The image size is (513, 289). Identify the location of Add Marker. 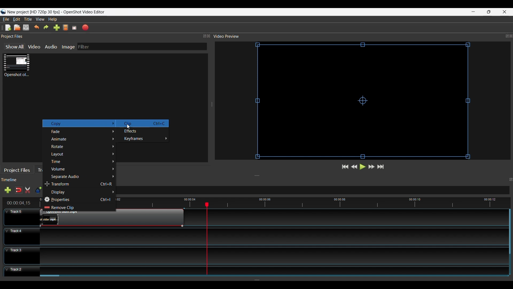
(38, 190).